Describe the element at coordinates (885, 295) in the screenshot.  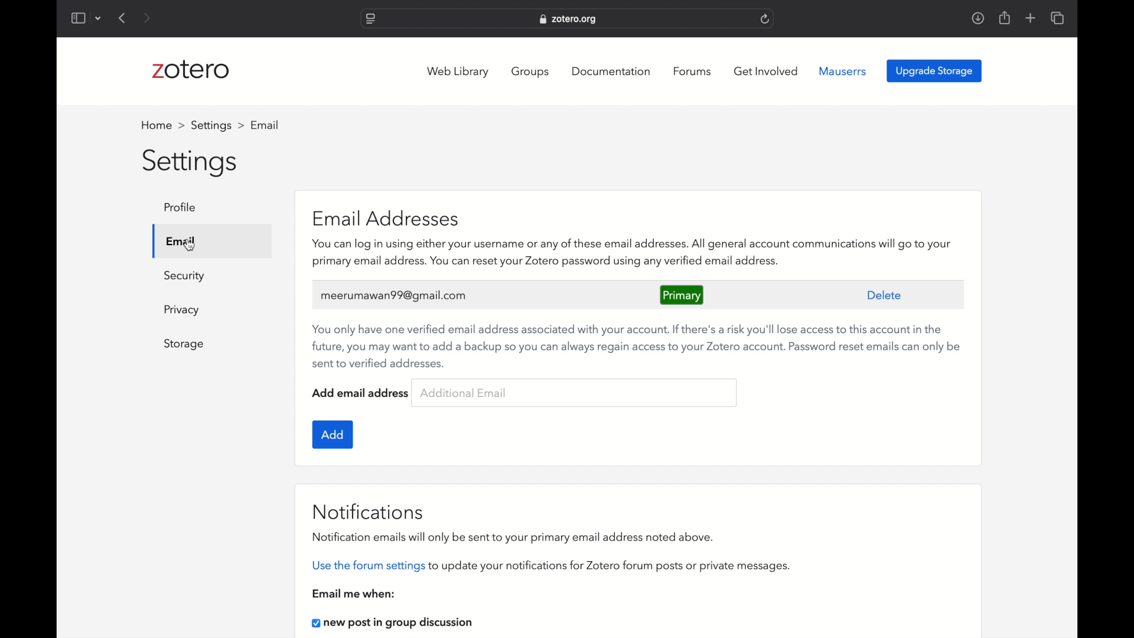
I see `delete` at that location.